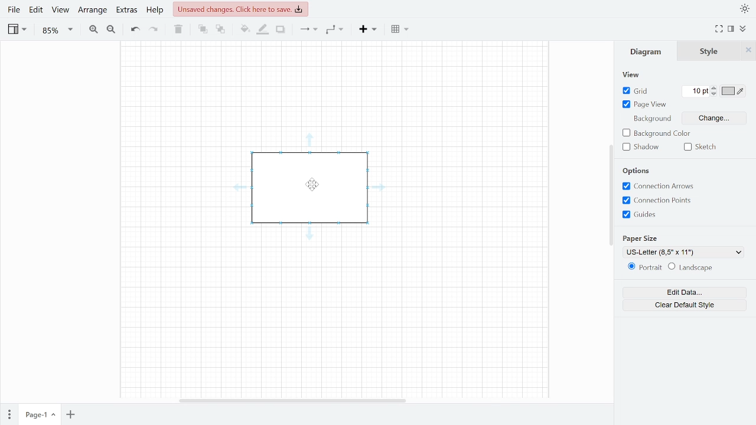 This screenshot has width=756, height=425. I want to click on To front, so click(203, 30).